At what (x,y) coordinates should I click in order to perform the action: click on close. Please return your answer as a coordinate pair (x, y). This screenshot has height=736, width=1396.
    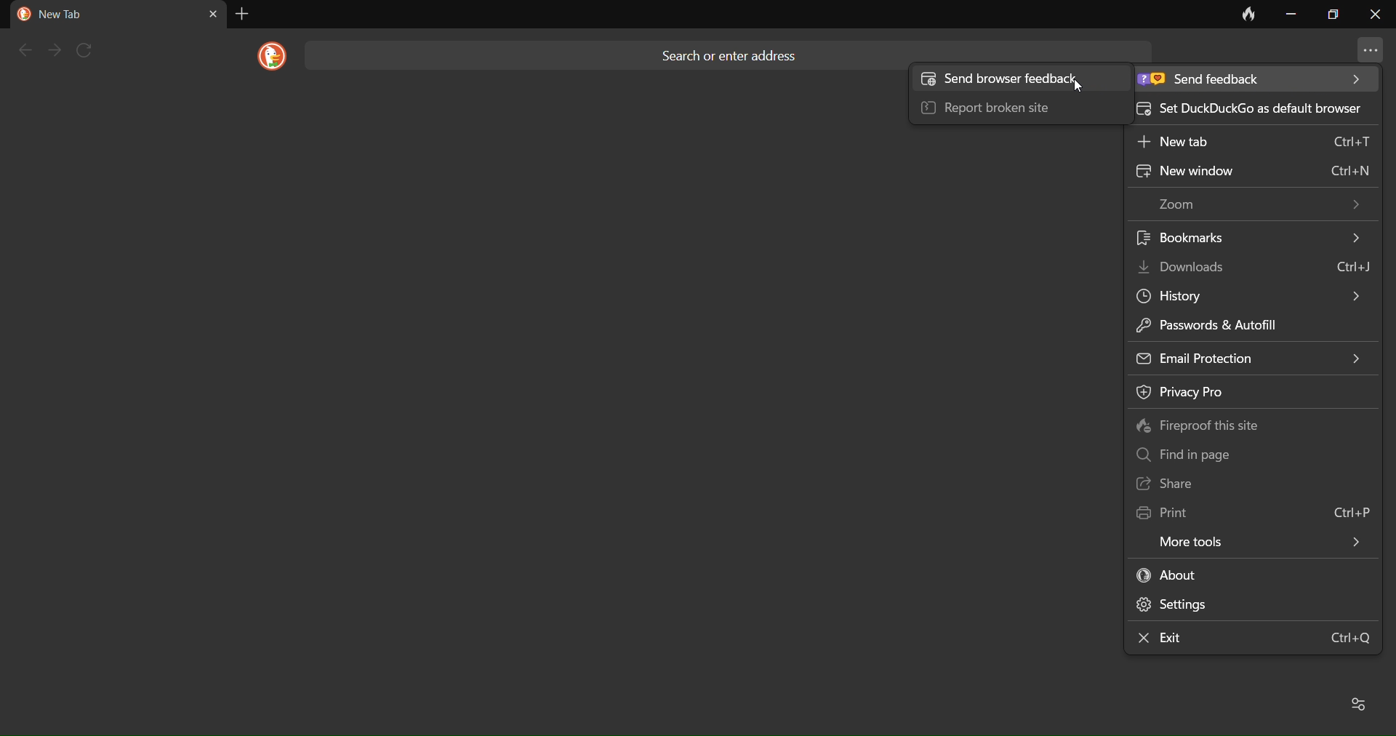
    Looking at the image, I should click on (1375, 18).